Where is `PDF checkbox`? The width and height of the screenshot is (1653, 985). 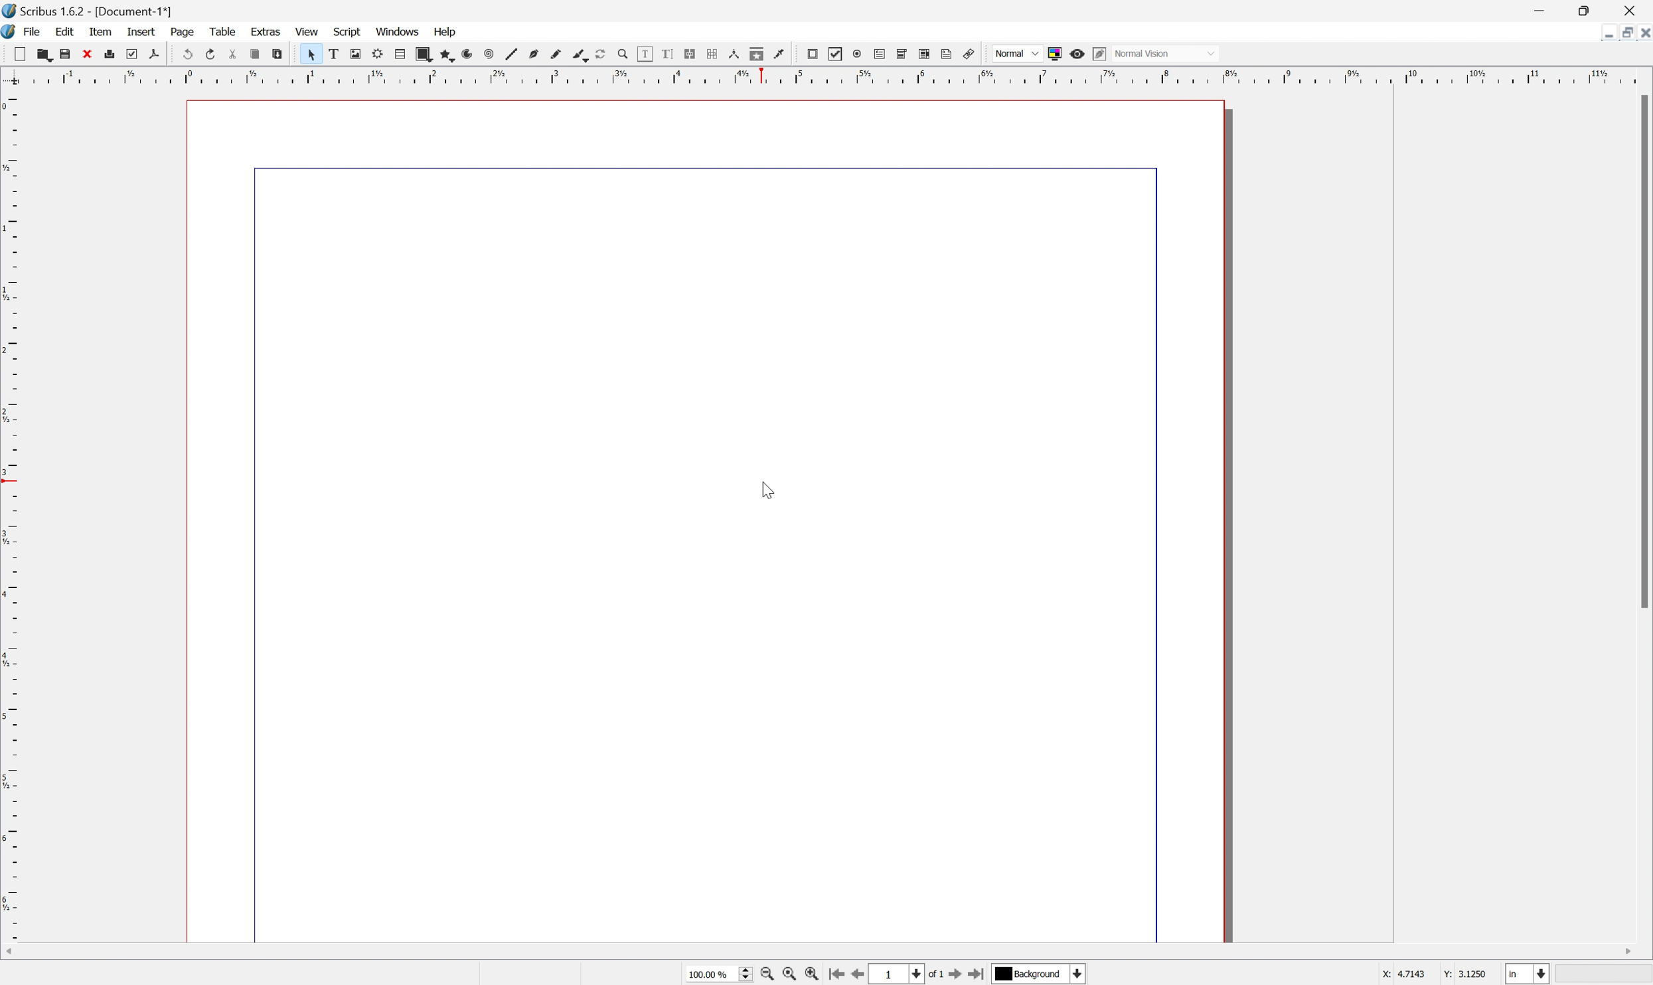
PDF checkbox is located at coordinates (834, 54).